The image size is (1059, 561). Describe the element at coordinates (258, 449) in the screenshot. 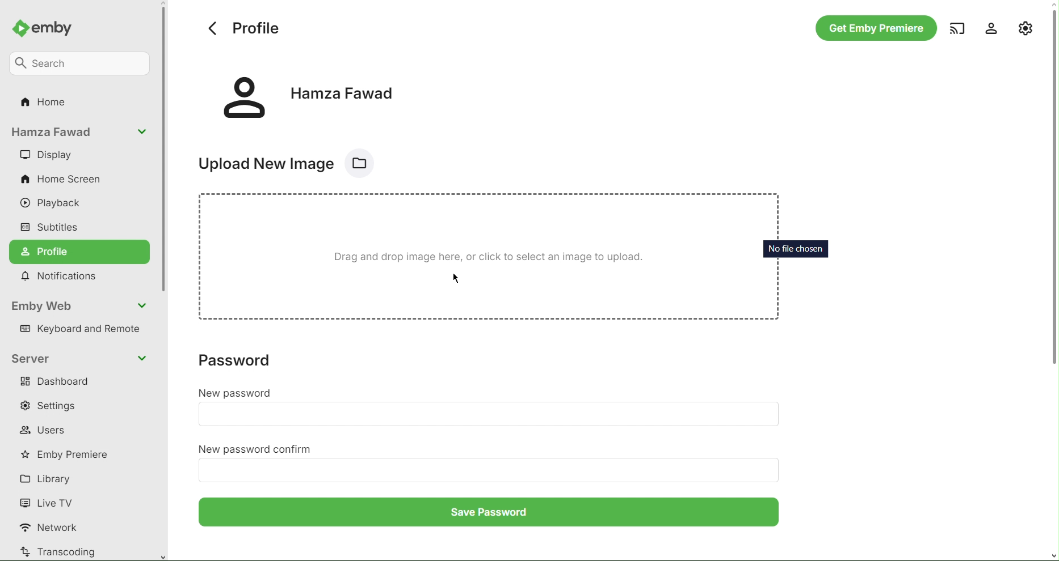

I see `New Password Confirm` at that location.